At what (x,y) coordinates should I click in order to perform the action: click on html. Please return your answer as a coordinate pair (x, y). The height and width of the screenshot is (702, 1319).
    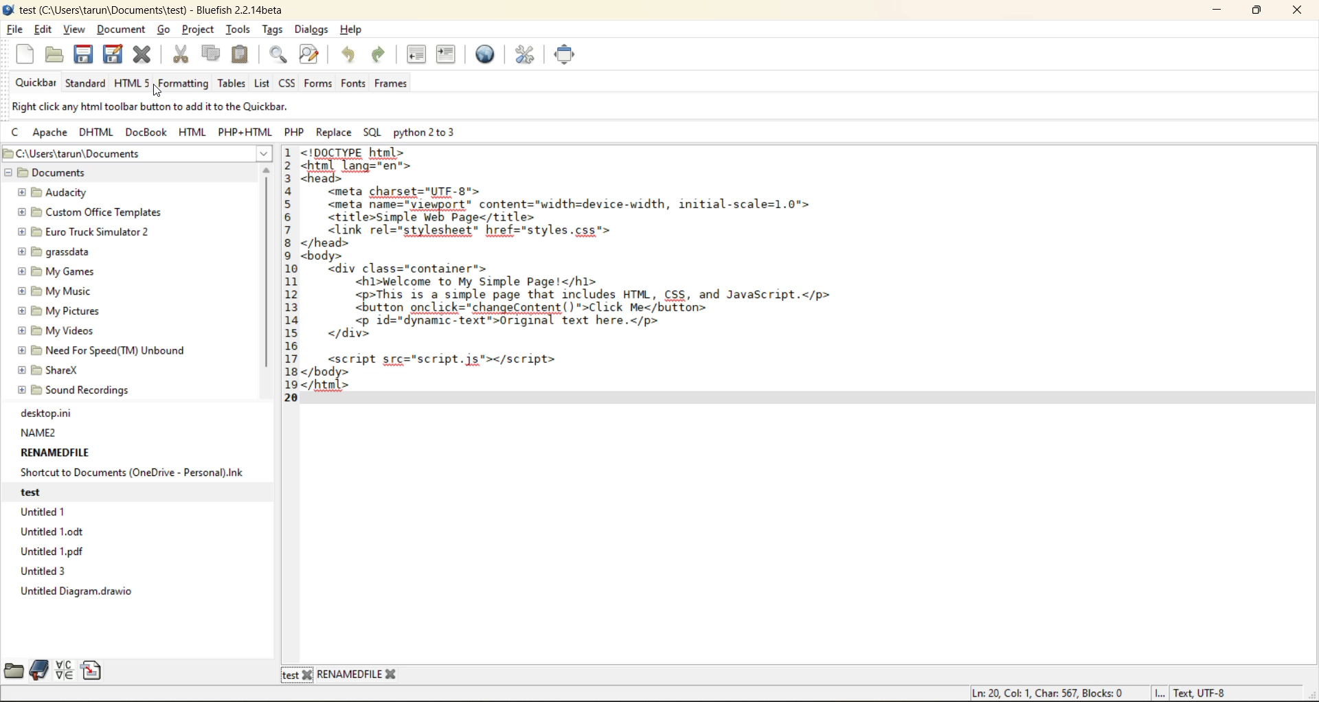
    Looking at the image, I should click on (192, 131).